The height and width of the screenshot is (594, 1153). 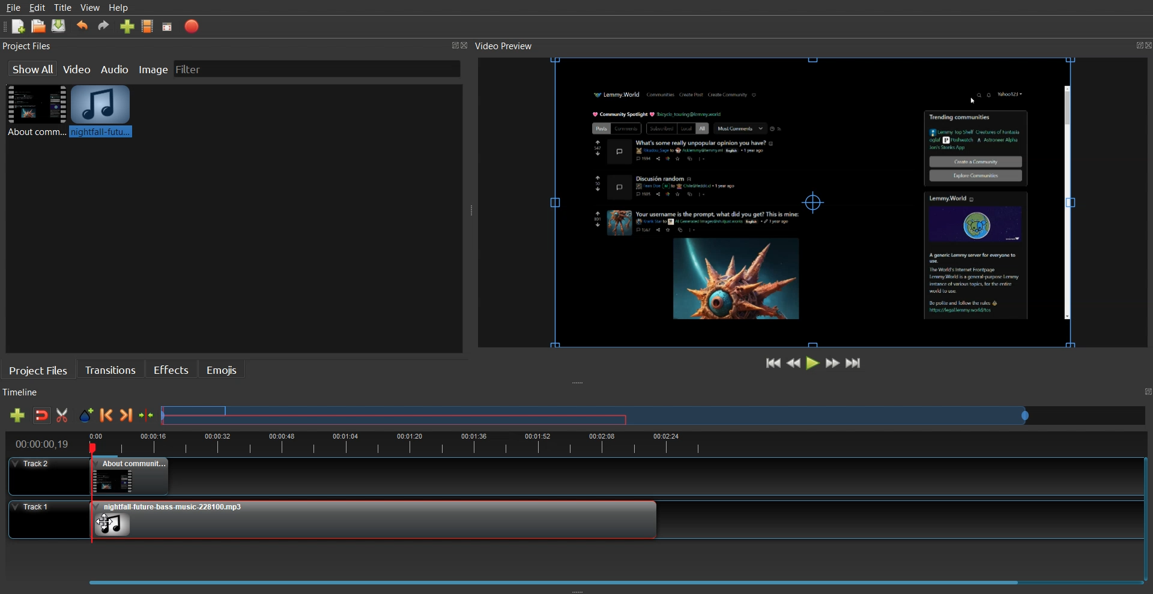 I want to click on Audio clip added, so click(x=375, y=519).